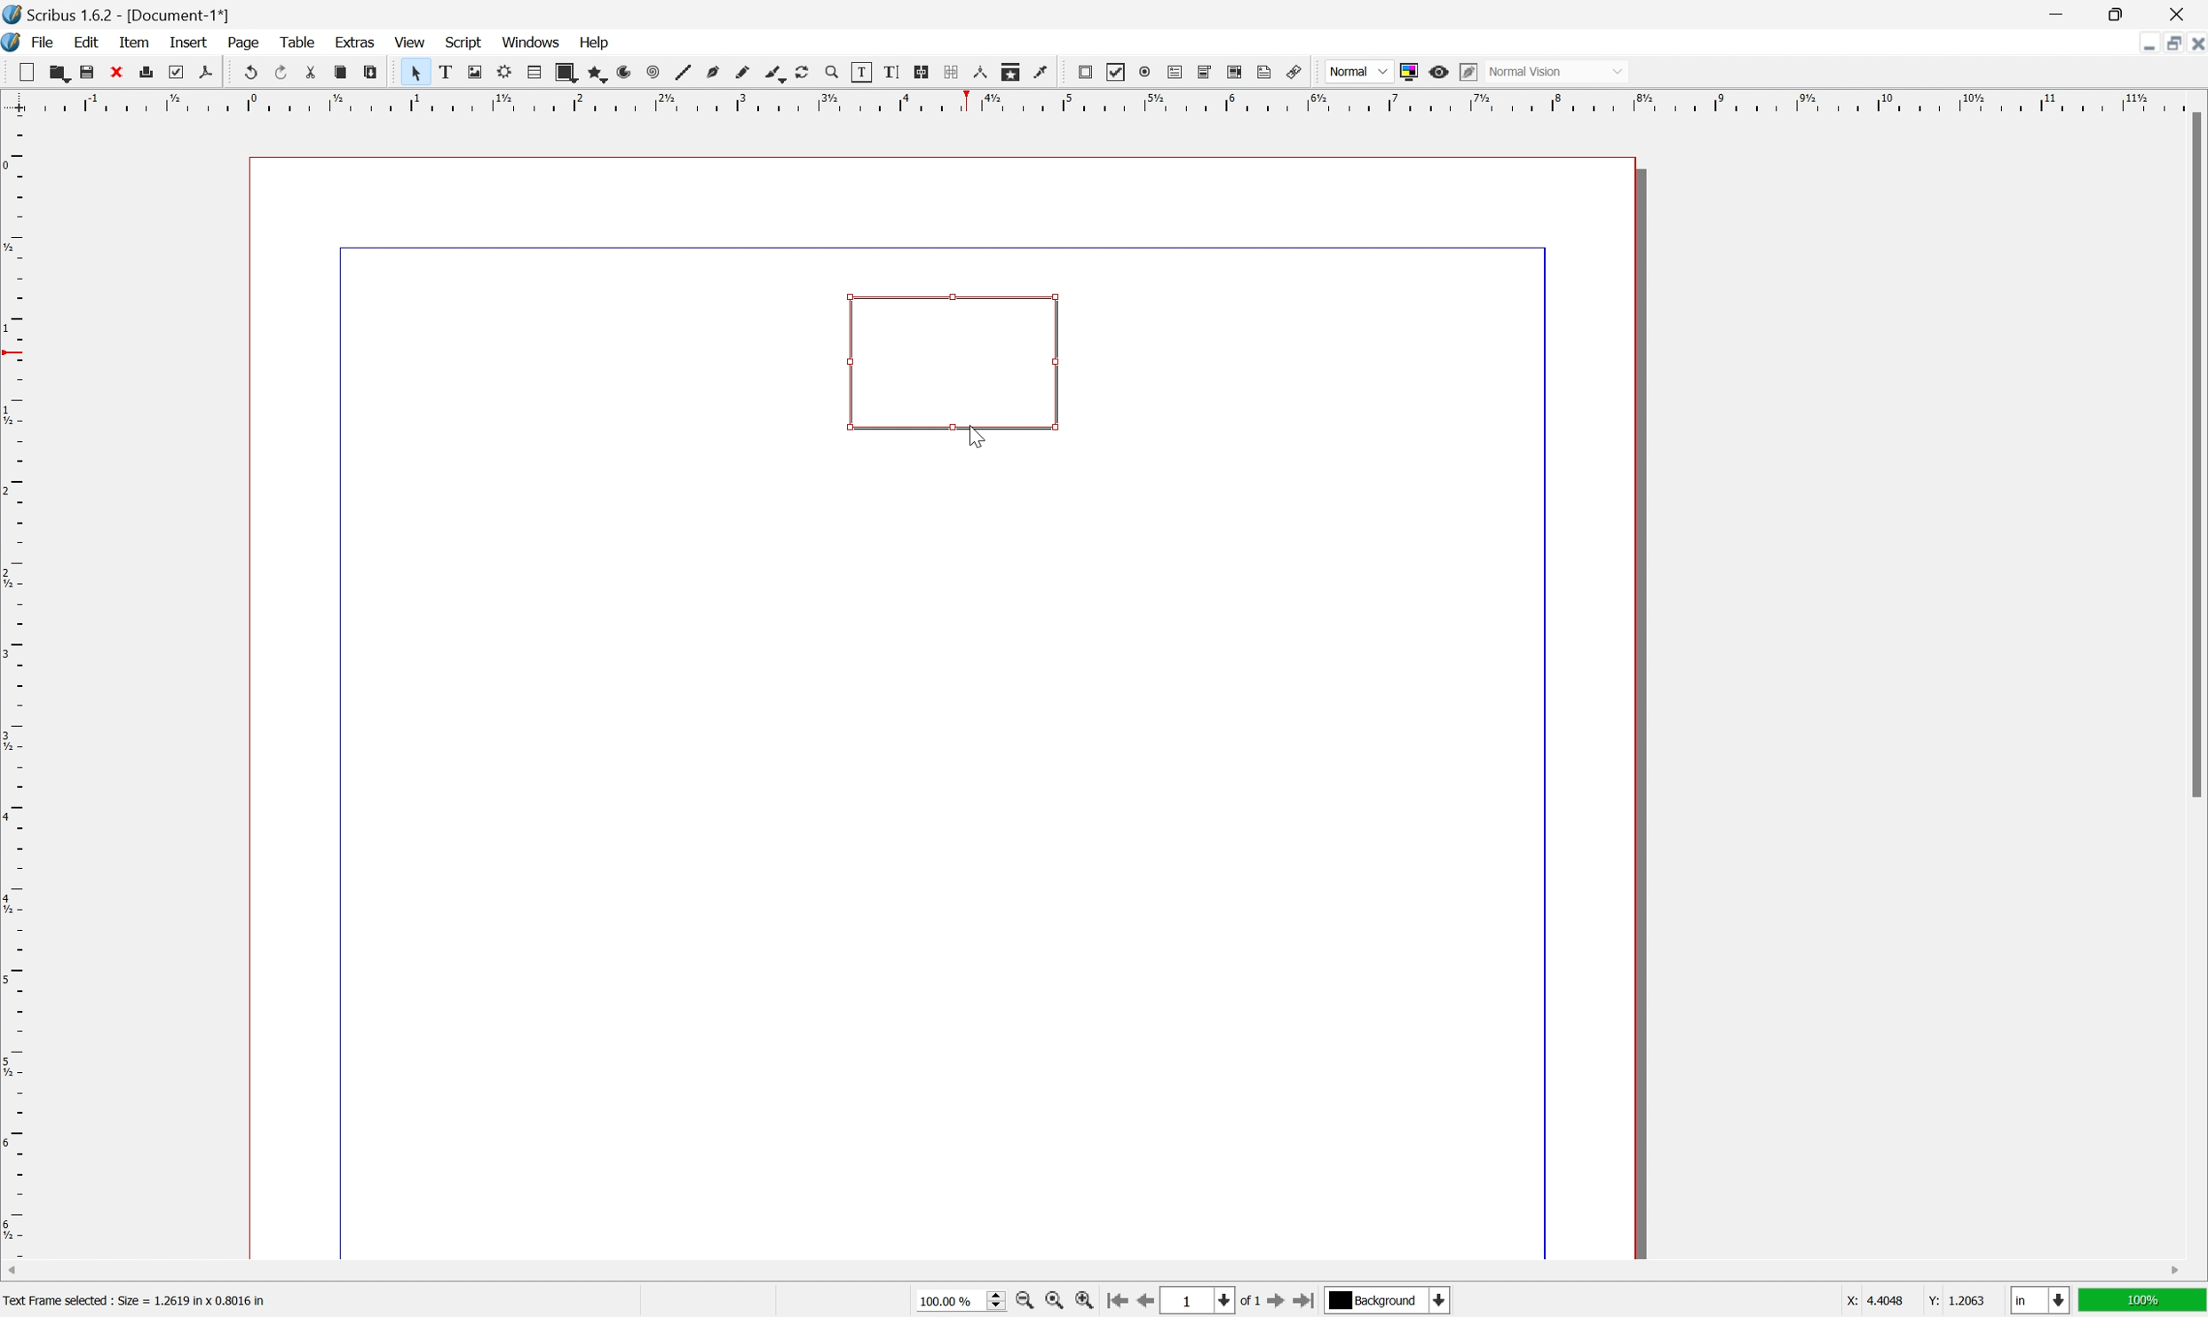 The image size is (2208, 1317). What do you see at coordinates (340, 72) in the screenshot?
I see `copy` at bounding box center [340, 72].